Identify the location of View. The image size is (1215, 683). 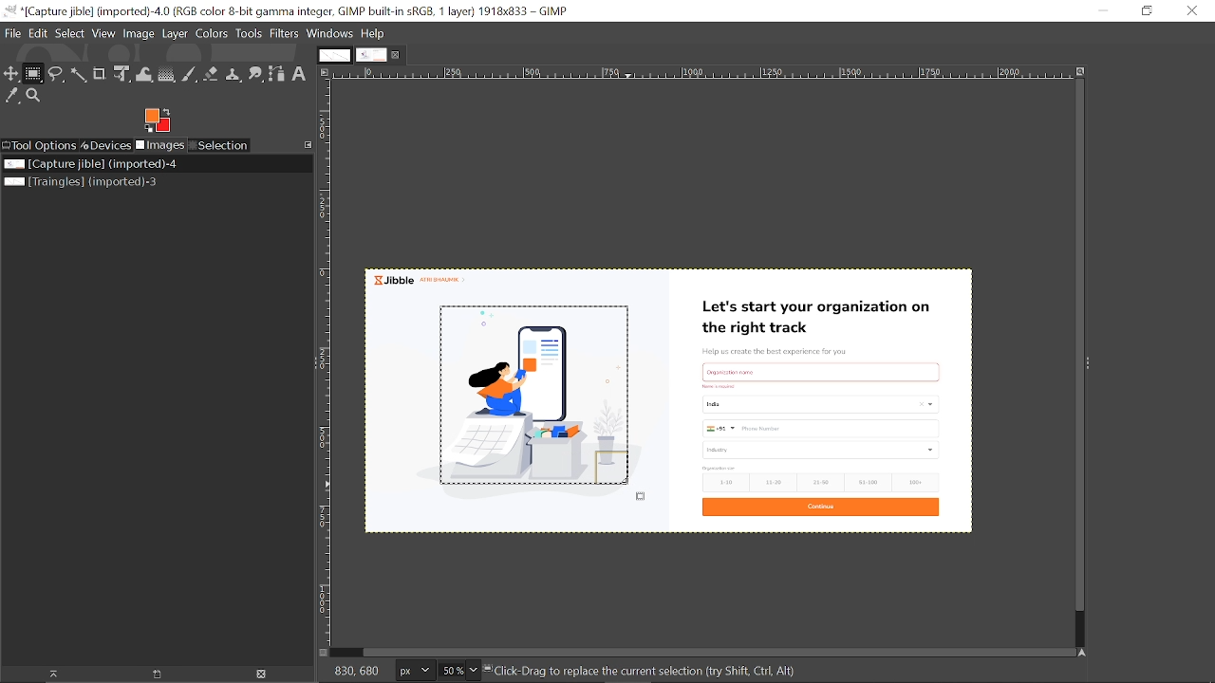
(104, 34).